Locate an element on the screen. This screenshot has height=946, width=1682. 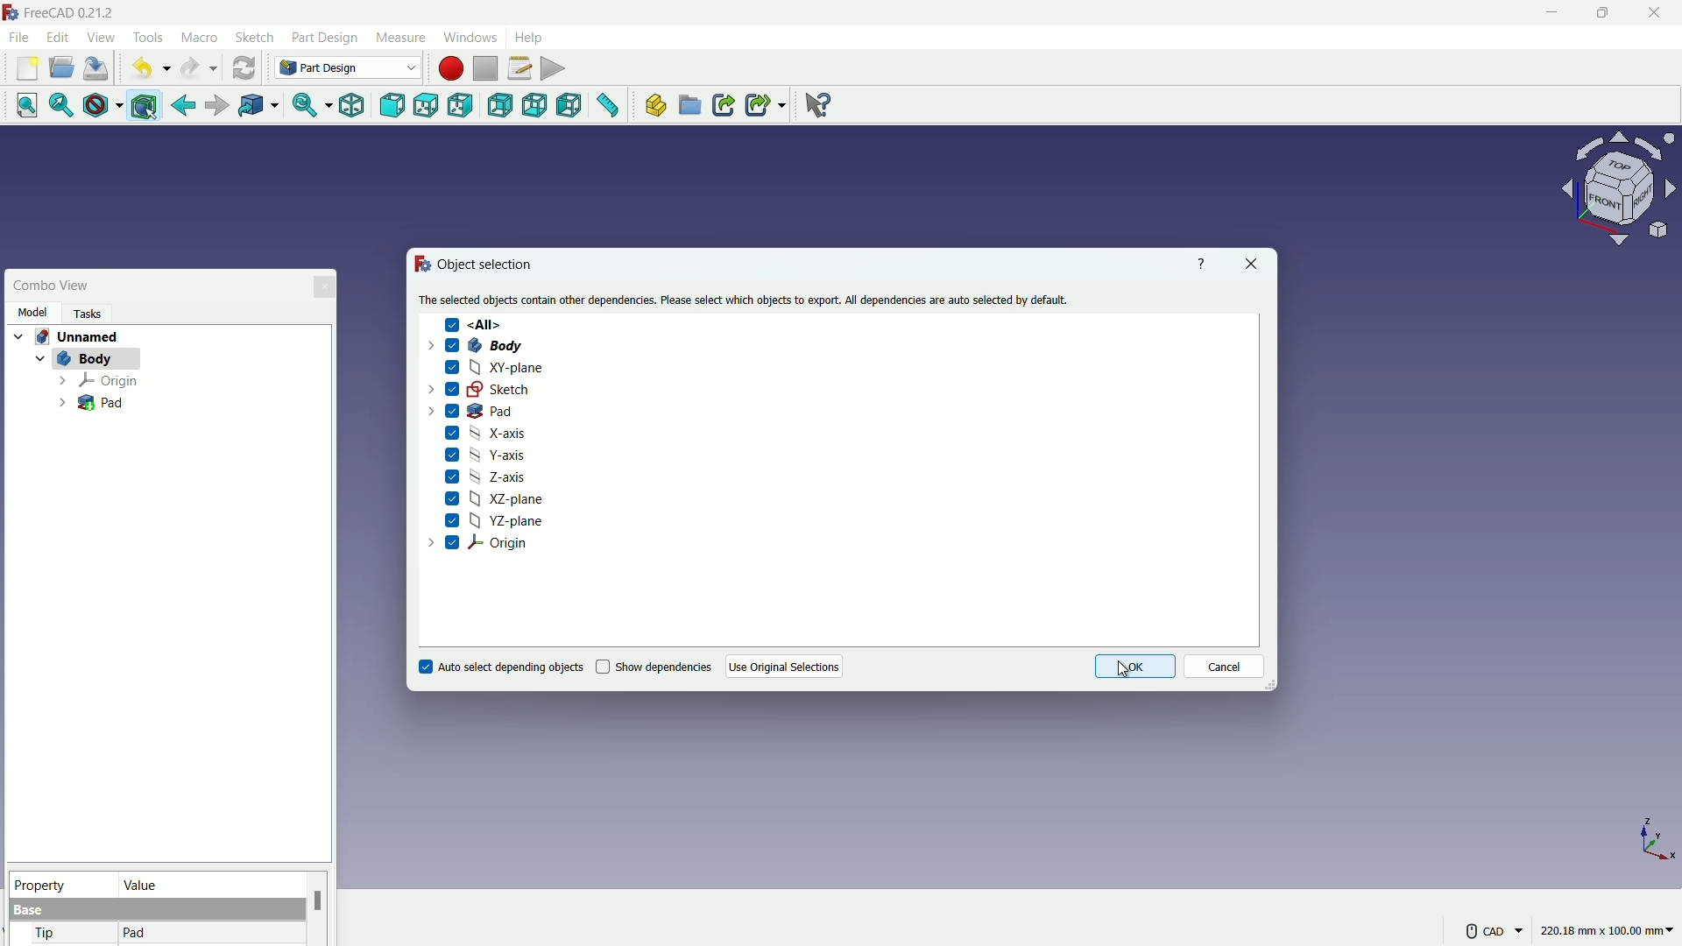
dropdown is located at coordinates (429, 389).